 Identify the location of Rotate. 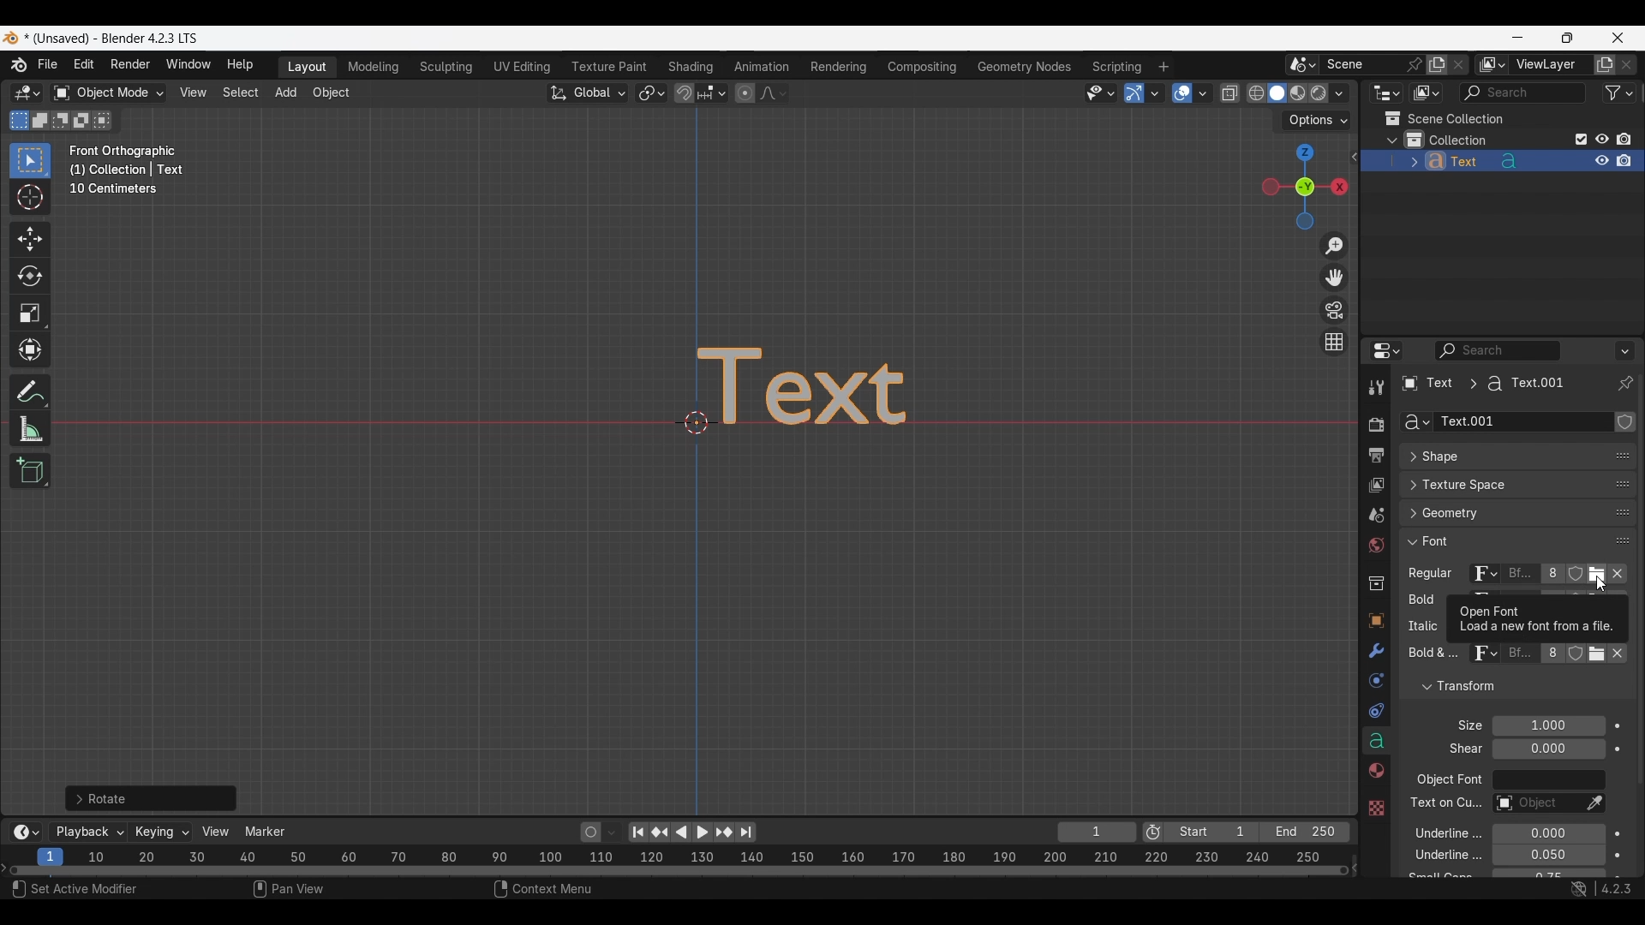
(30, 276).